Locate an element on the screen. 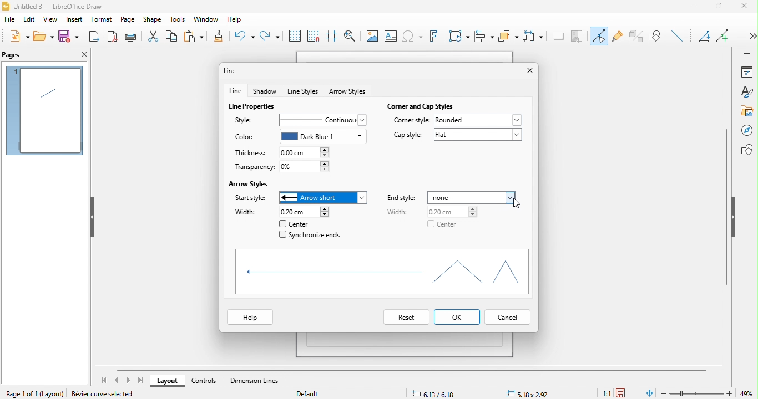 The height and width of the screenshot is (399, 758). image is located at coordinates (371, 35).